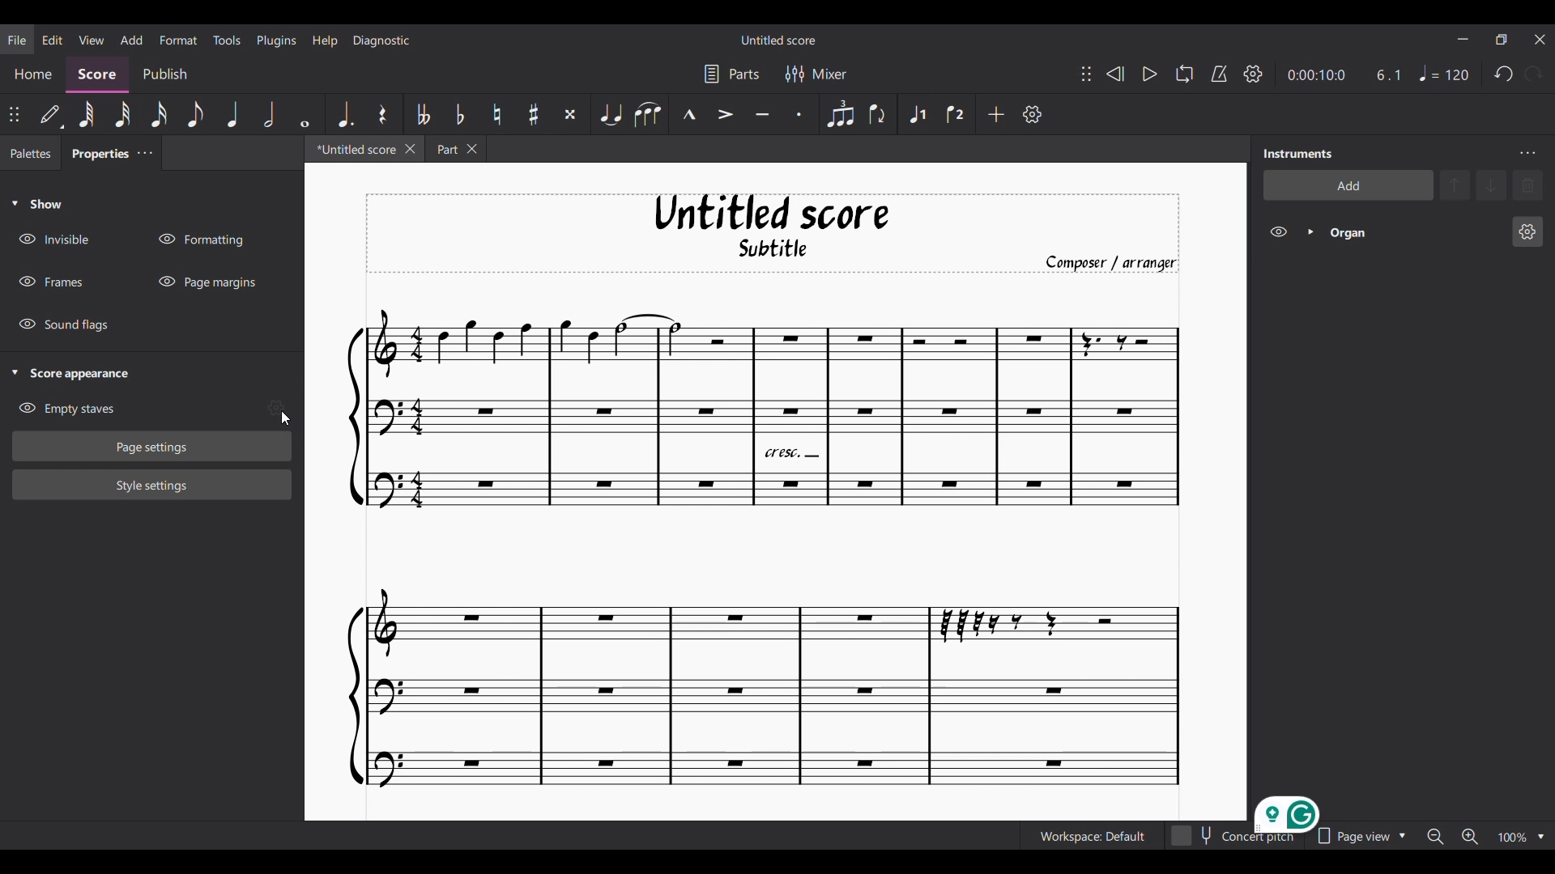 Image resolution: width=1555 pixels, height=874 pixels. Describe the element at coordinates (1345, 75) in the screenshot. I see `Current ratio and duration ` at that location.